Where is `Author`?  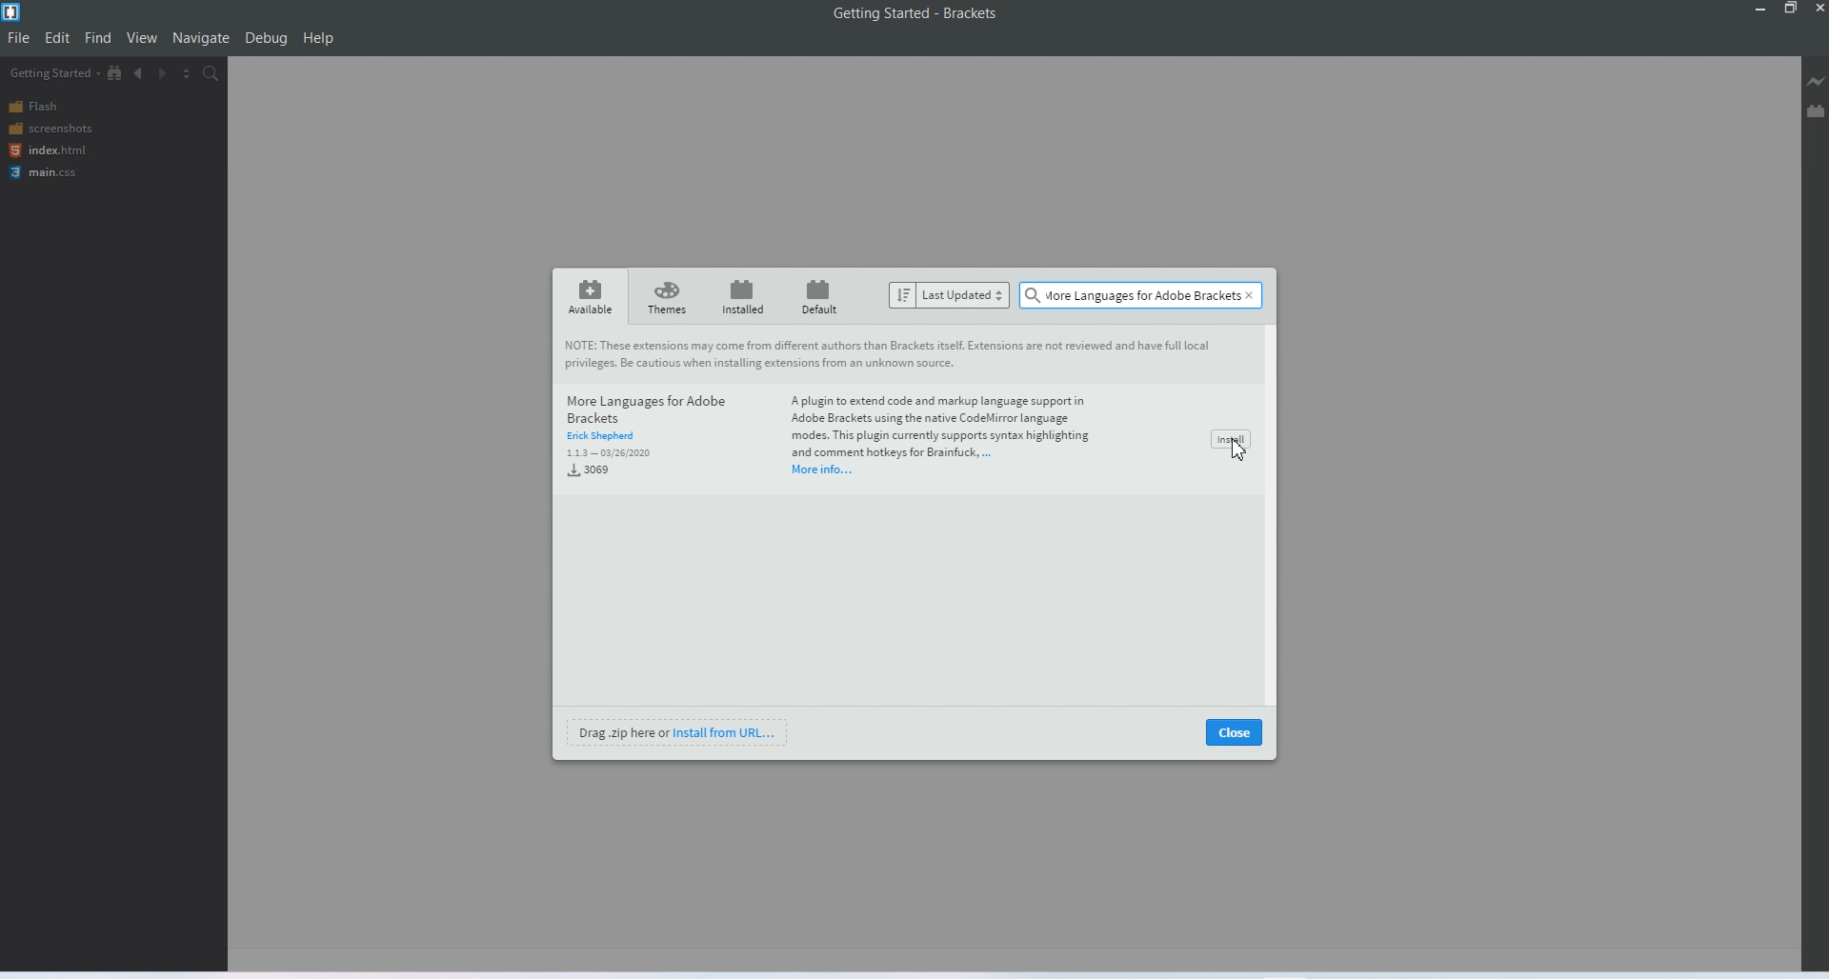 Author is located at coordinates (603, 438).